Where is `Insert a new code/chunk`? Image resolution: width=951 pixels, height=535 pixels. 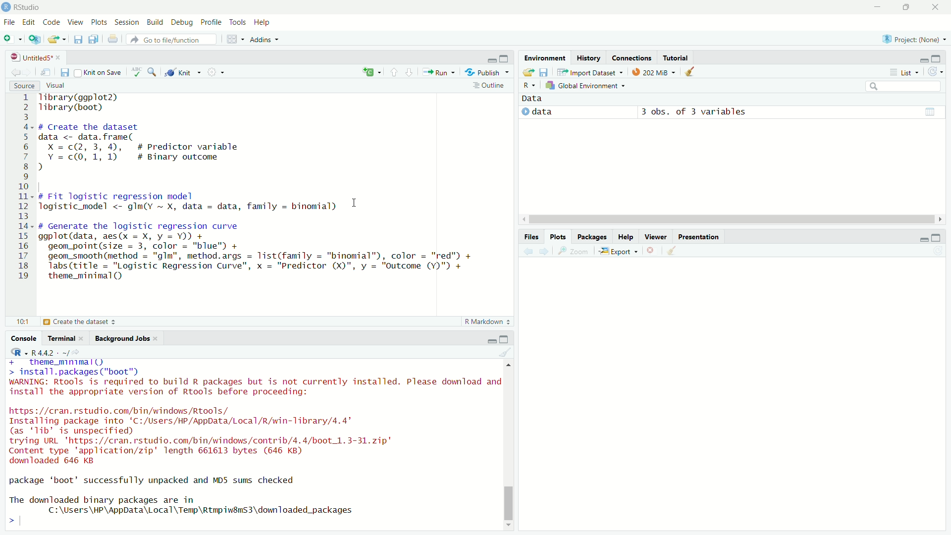
Insert a new code/chunk is located at coordinates (372, 72).